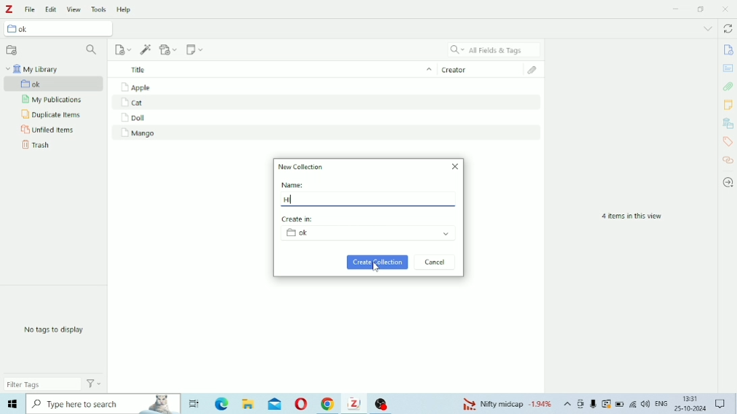 The width and height of the screenshot is (737, 414). Describe the element at coordinates (728, 142) in the screenshot. I see `Tags` at that location.